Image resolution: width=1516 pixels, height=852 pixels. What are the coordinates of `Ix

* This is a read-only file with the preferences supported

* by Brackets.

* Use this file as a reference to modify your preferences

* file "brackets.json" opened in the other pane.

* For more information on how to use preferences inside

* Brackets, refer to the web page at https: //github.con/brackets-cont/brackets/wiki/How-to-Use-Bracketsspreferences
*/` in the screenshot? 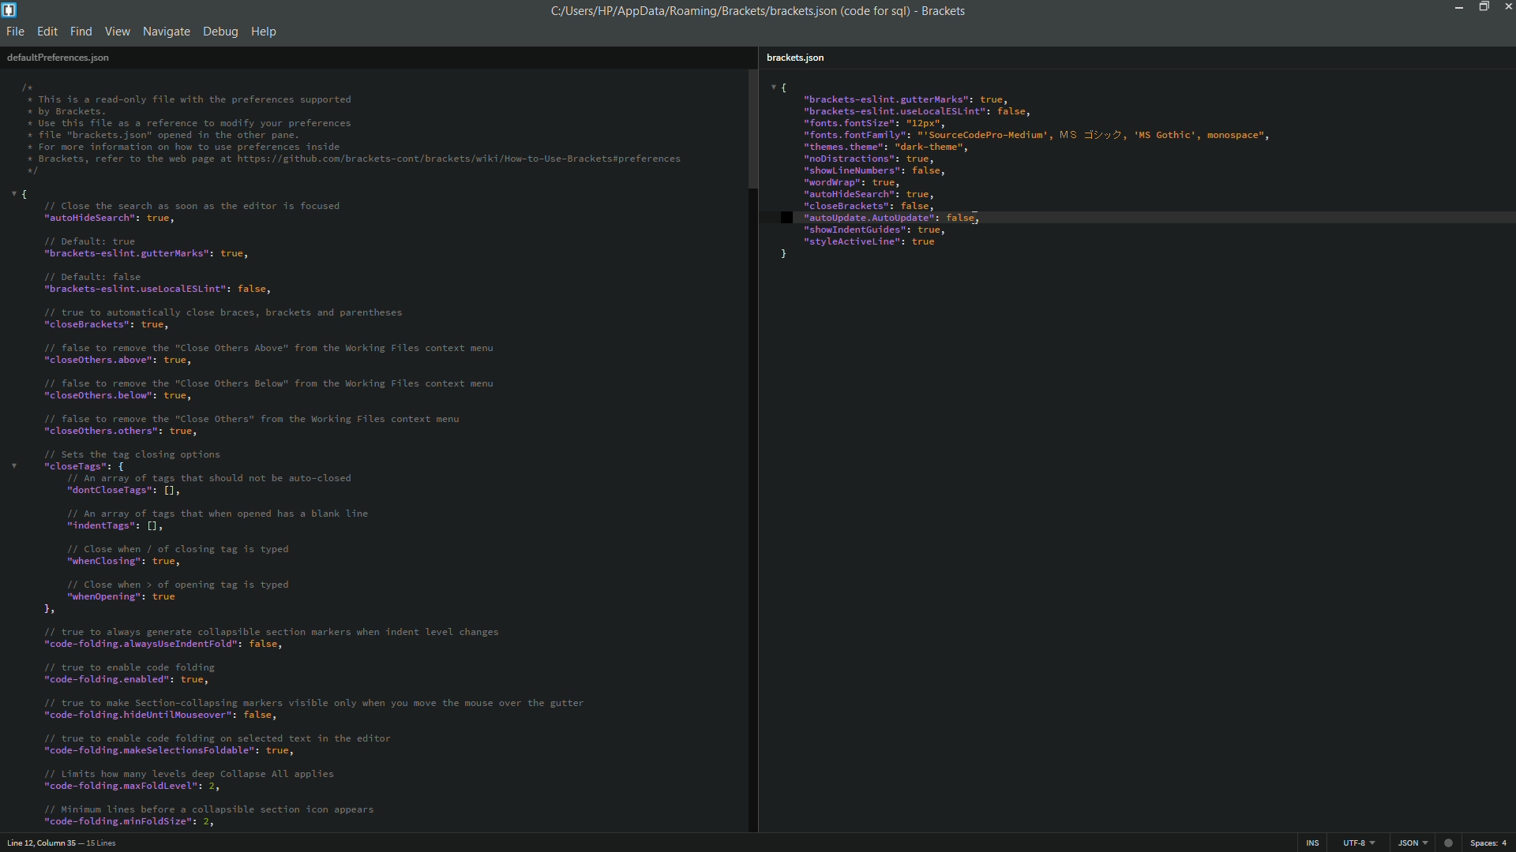 It's located at (354, 126).